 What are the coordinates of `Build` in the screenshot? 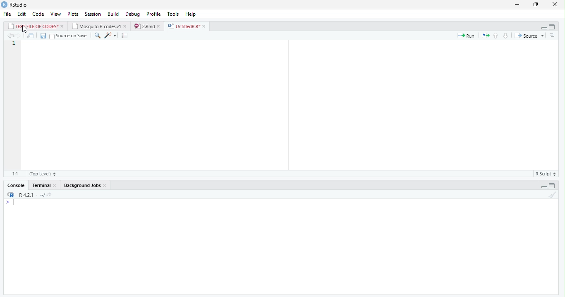 It's located at (113, 14).